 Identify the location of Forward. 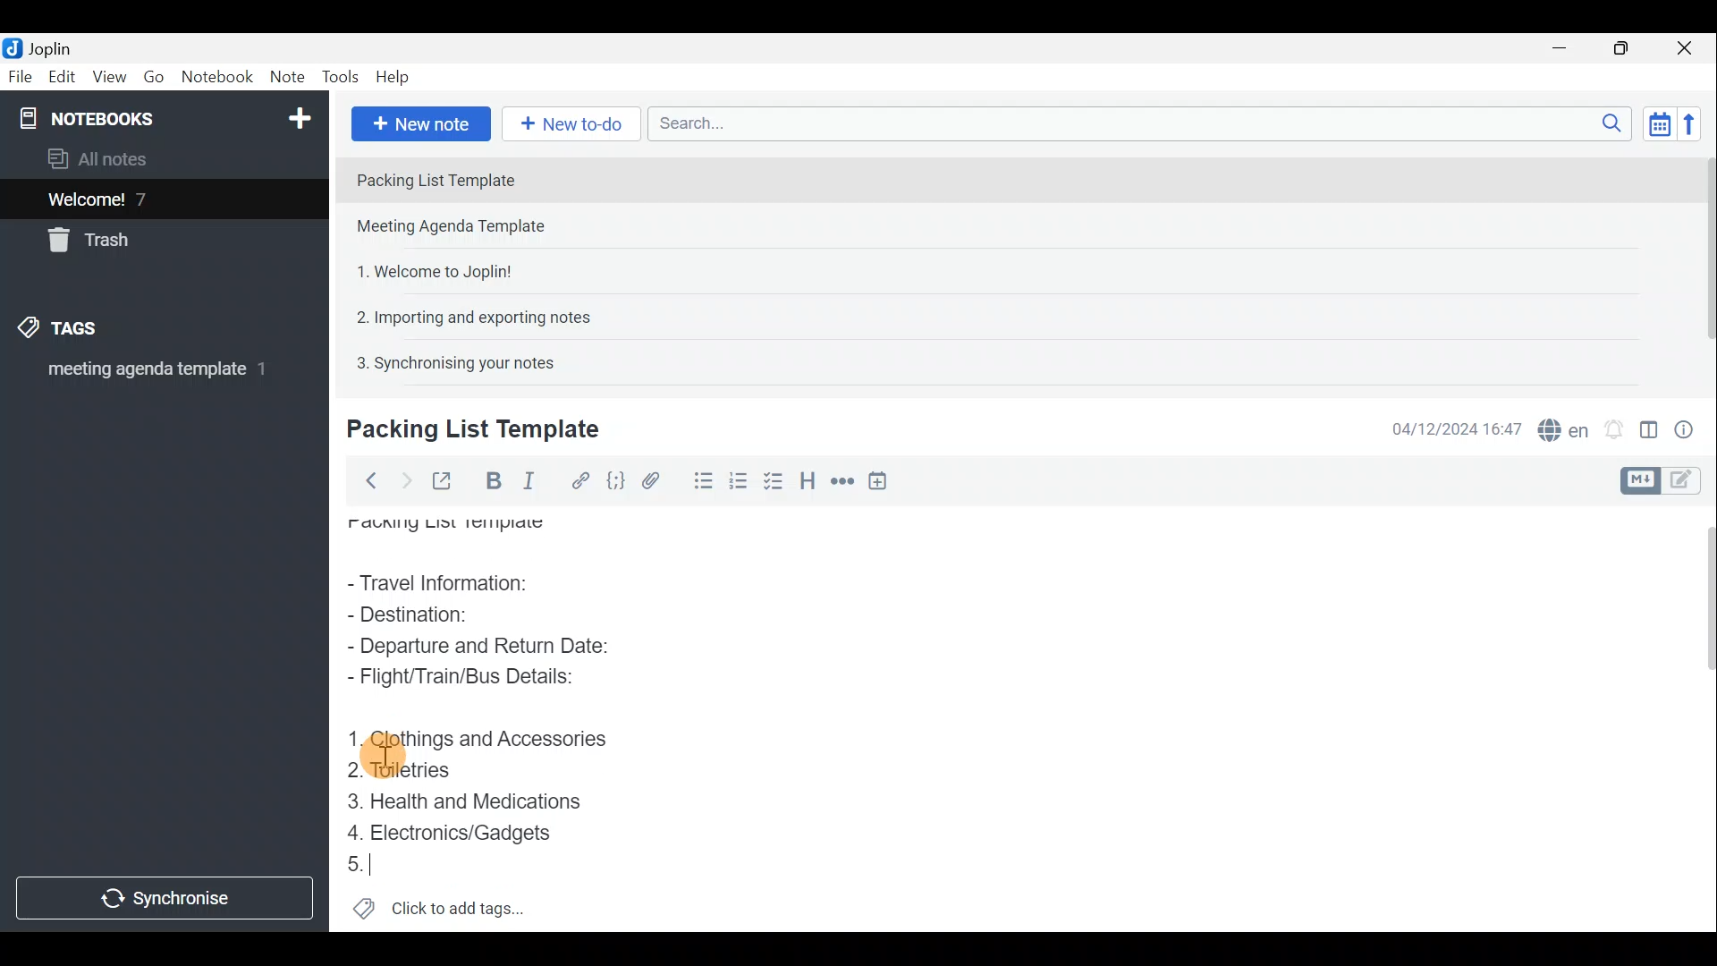
(402, 479).